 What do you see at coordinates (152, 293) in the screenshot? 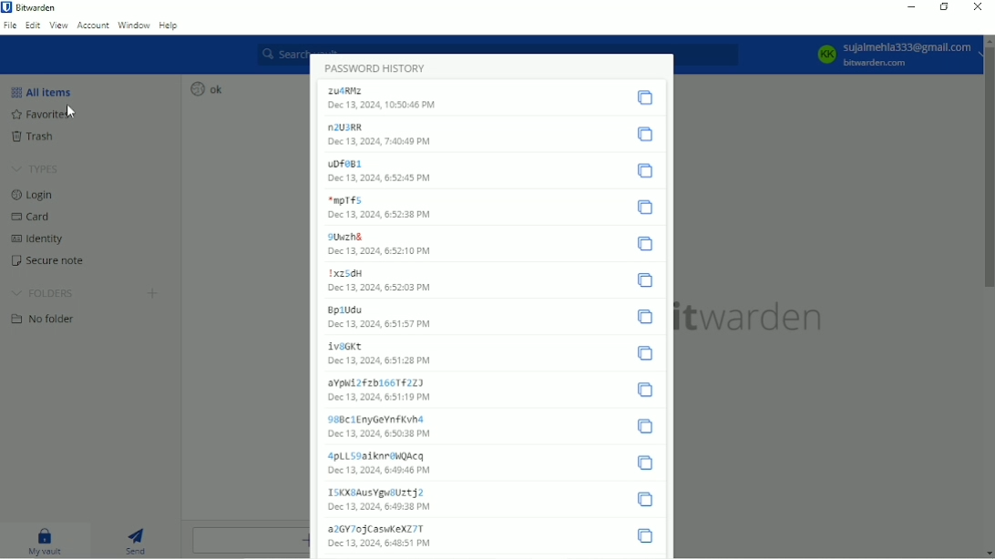
I see `Create folder` at bounding box center [152, 293].